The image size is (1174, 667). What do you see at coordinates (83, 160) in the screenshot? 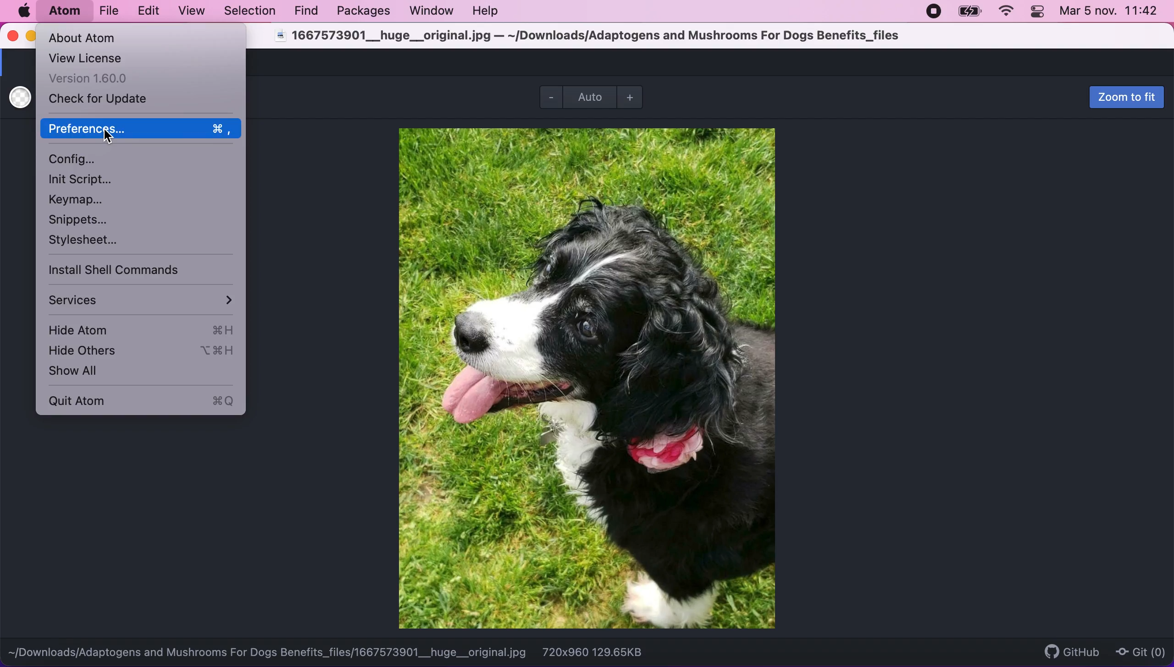
I see `configuration` at bounding box center [83, 160].